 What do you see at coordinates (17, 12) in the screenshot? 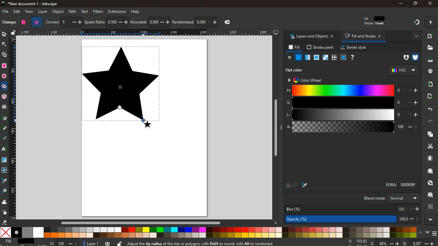
I see `edit` at bounding box center [17, 12].